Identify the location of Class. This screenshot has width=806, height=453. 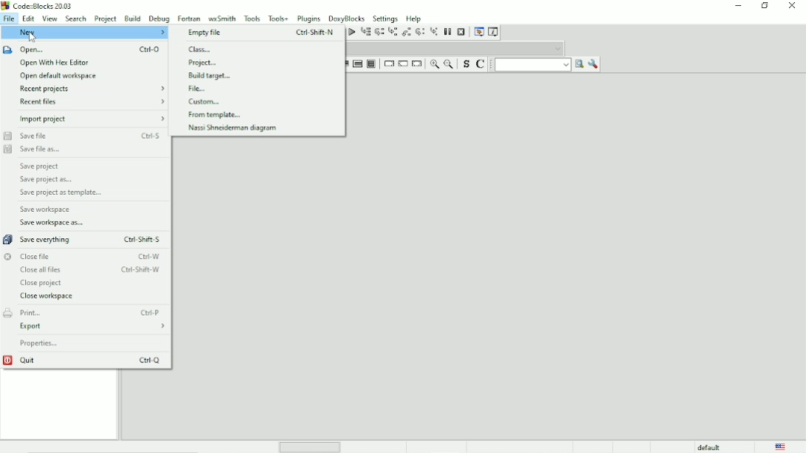
(201, 49).